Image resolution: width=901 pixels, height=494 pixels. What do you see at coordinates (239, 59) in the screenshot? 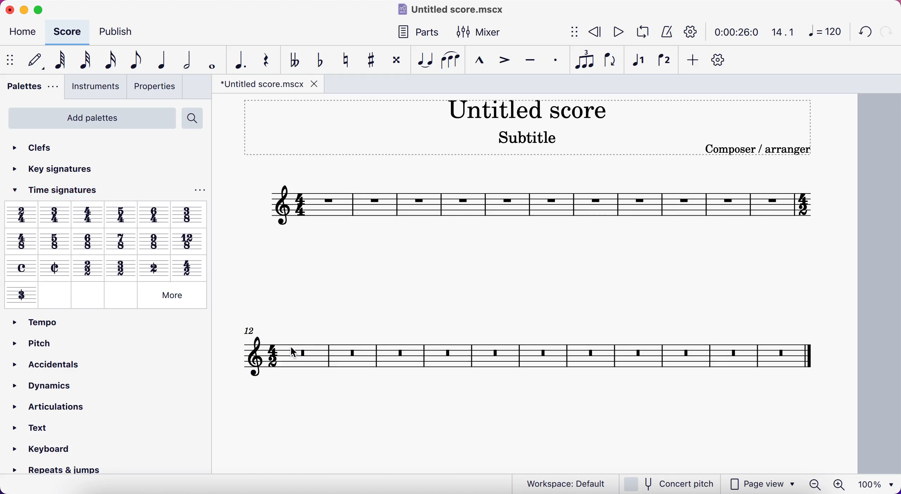
I see `augmentation dot` at bounding box center [239, 59].